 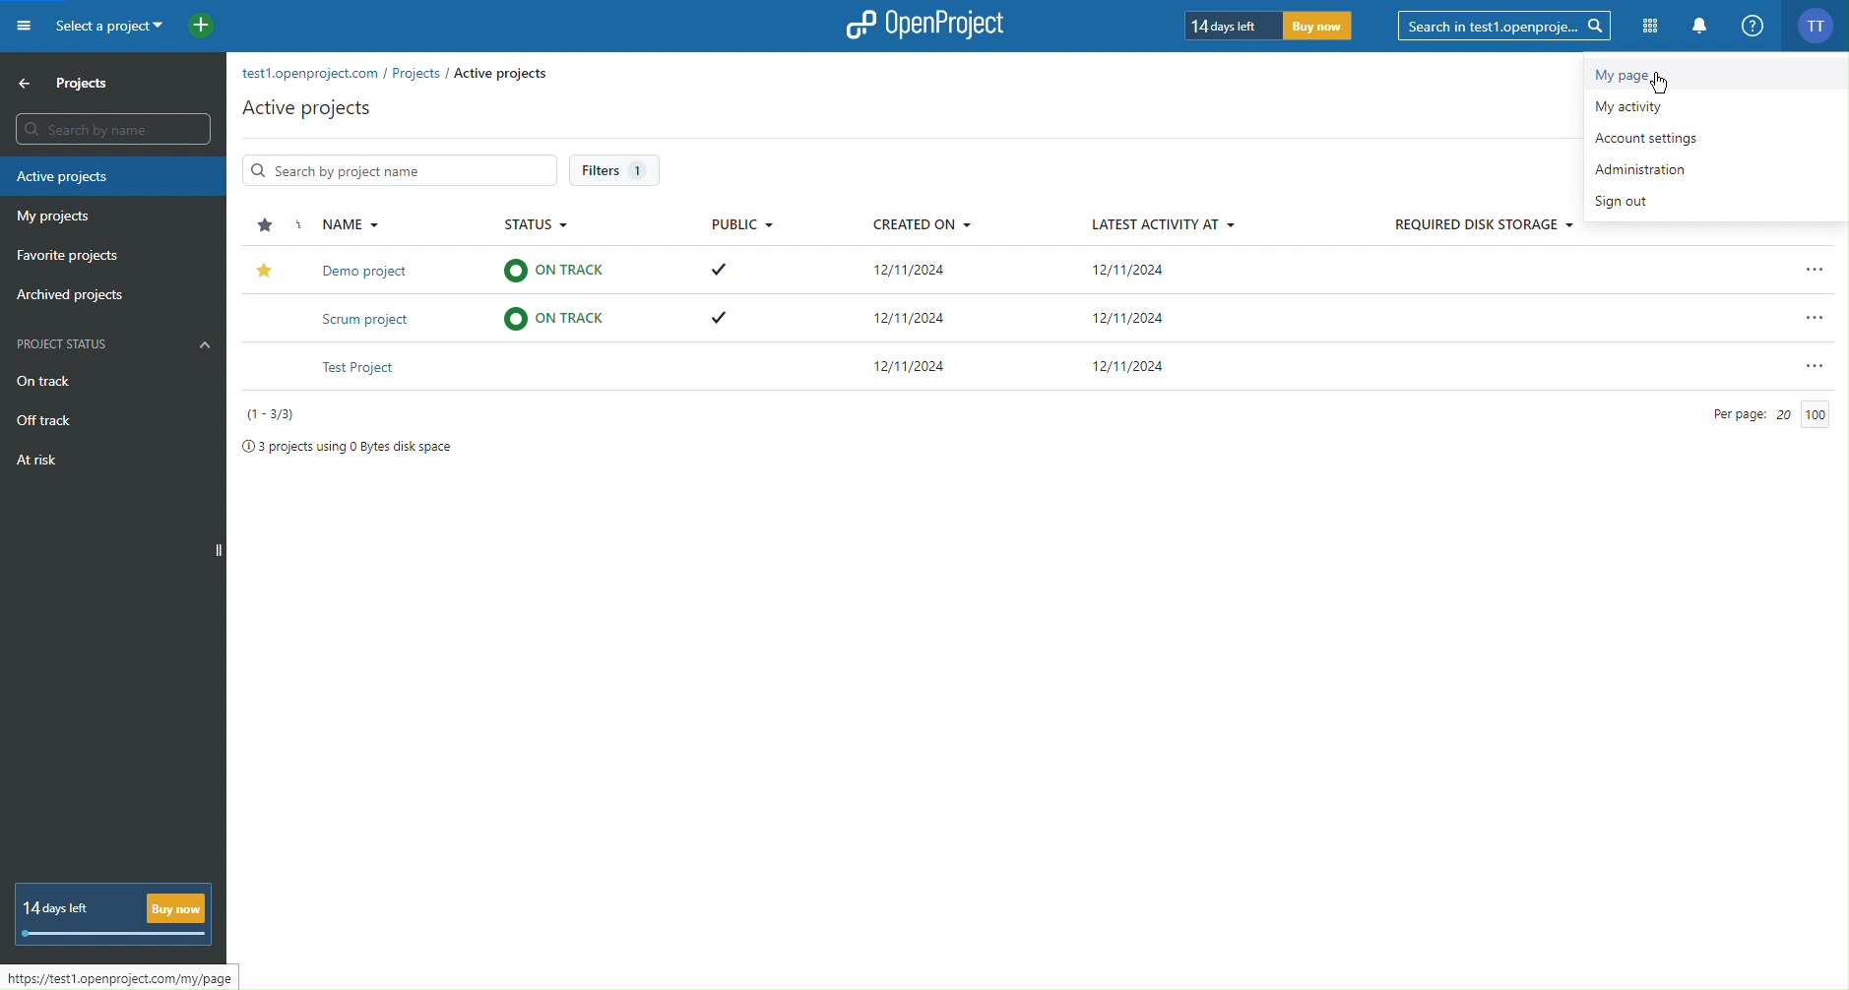 I want to click on 12/11/2024, so click(x=920, y=369).